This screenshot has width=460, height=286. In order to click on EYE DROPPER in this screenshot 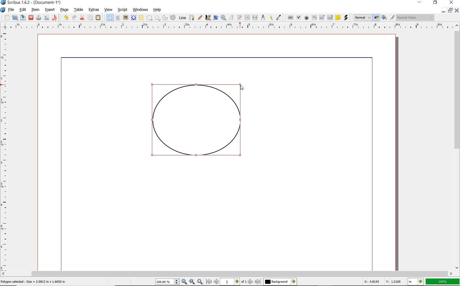, I will do `click(279, 18)`.